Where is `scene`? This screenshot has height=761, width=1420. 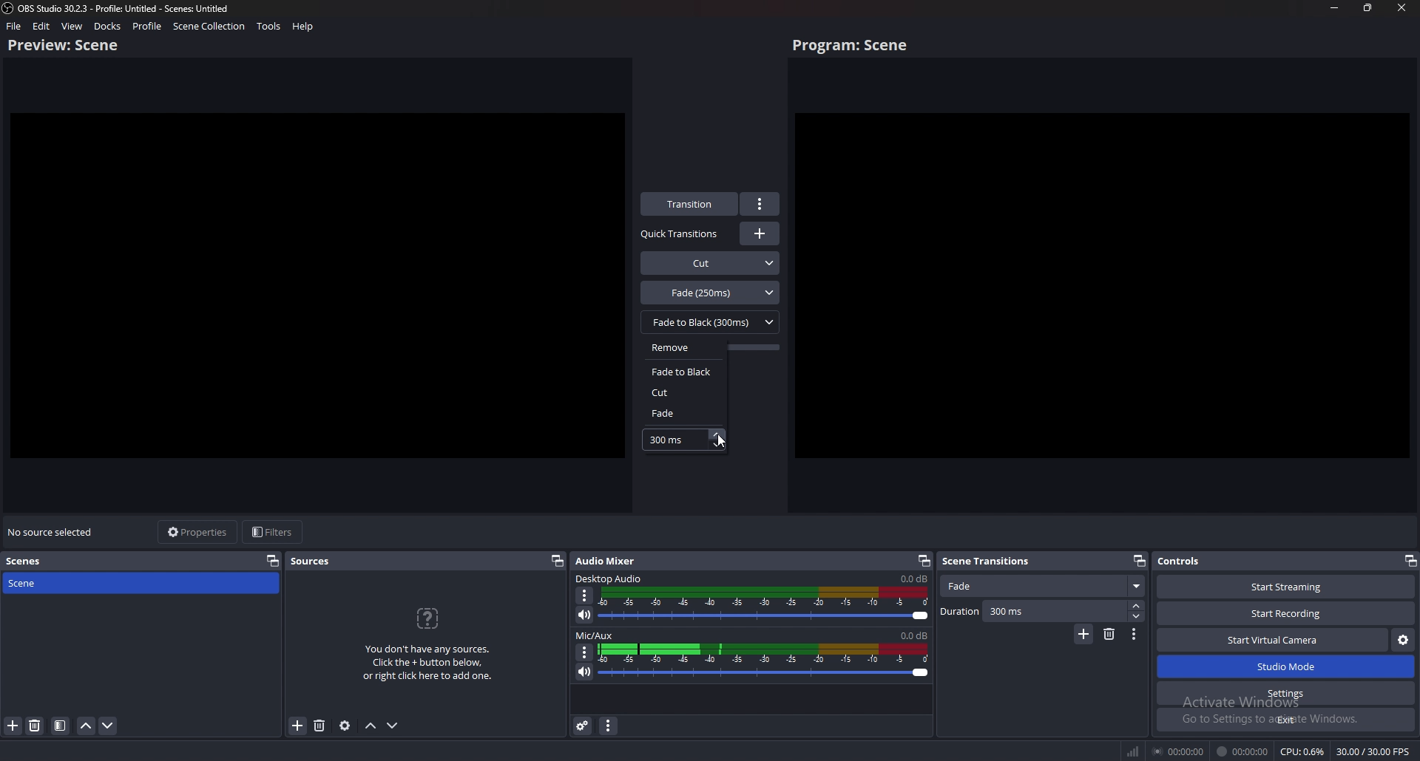
scene is located at coordinates (64, 583).